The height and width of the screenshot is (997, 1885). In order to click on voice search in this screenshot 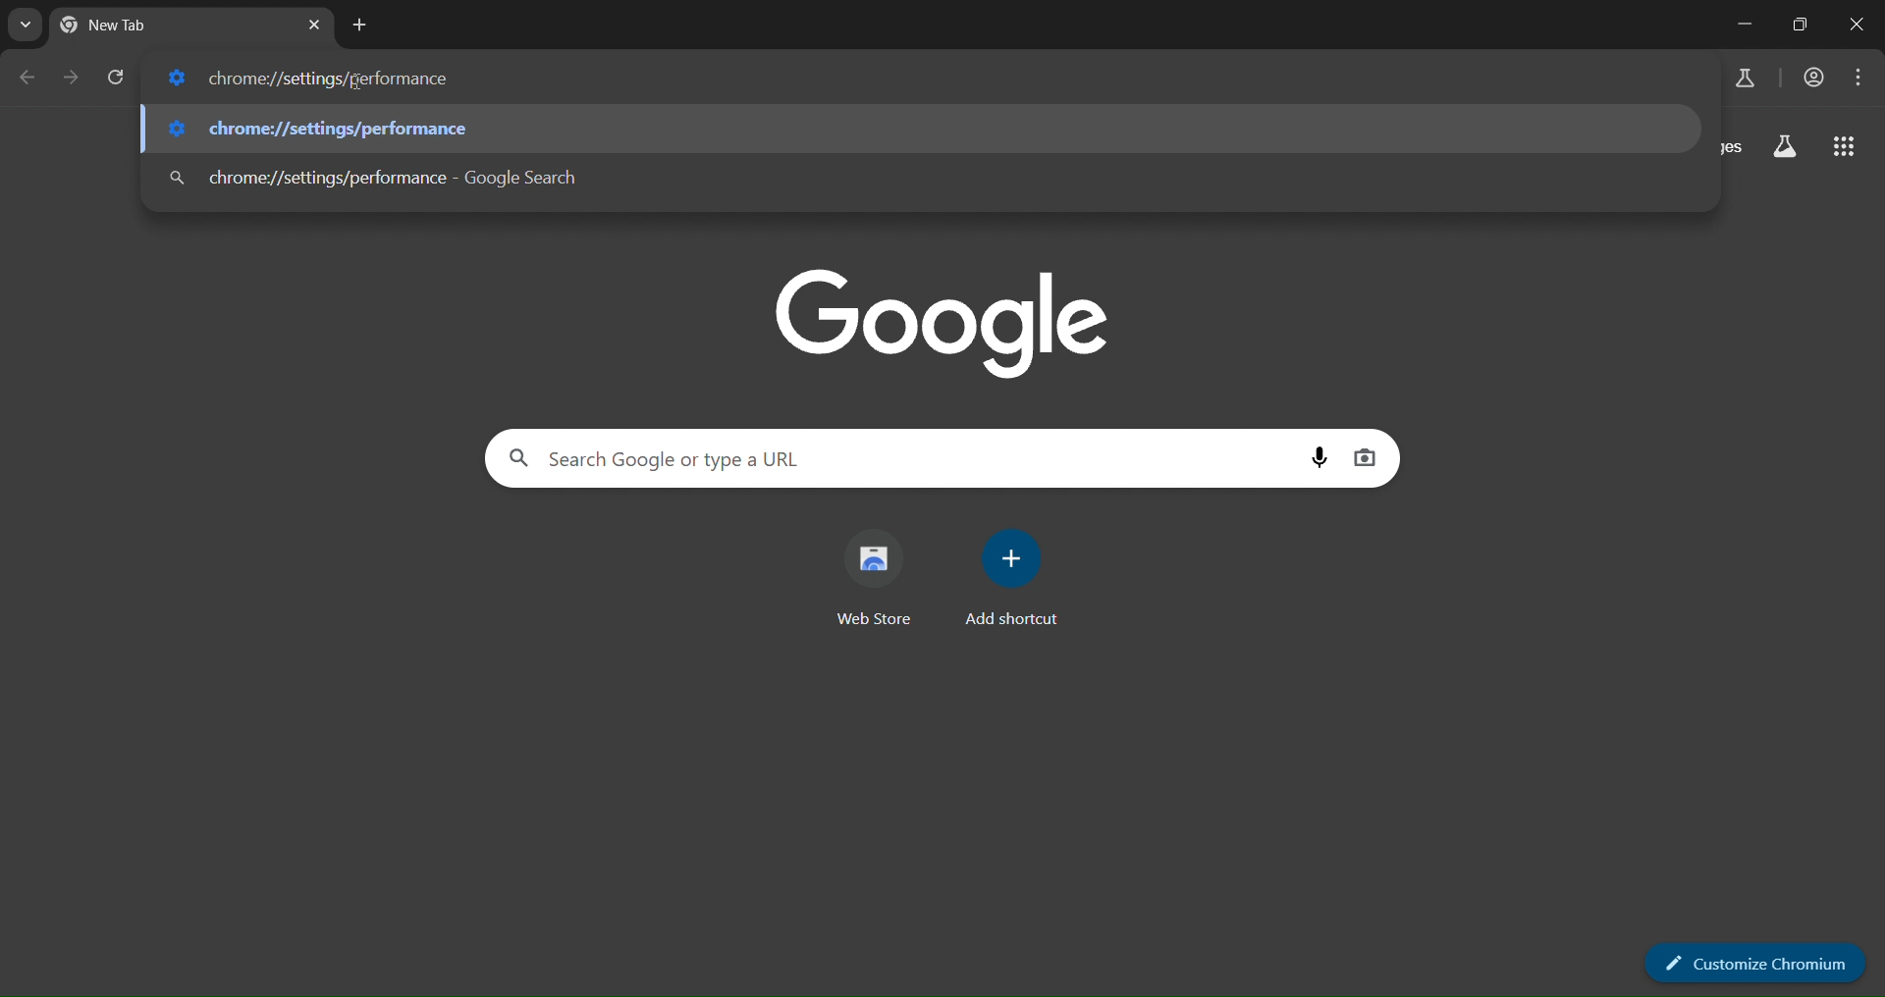, I will do `click(1317, 458)`.